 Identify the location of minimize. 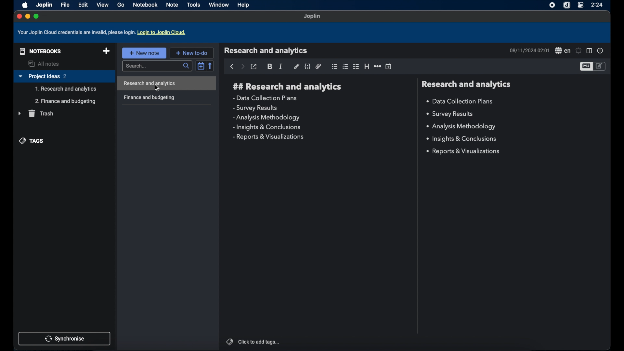
(27, 17).